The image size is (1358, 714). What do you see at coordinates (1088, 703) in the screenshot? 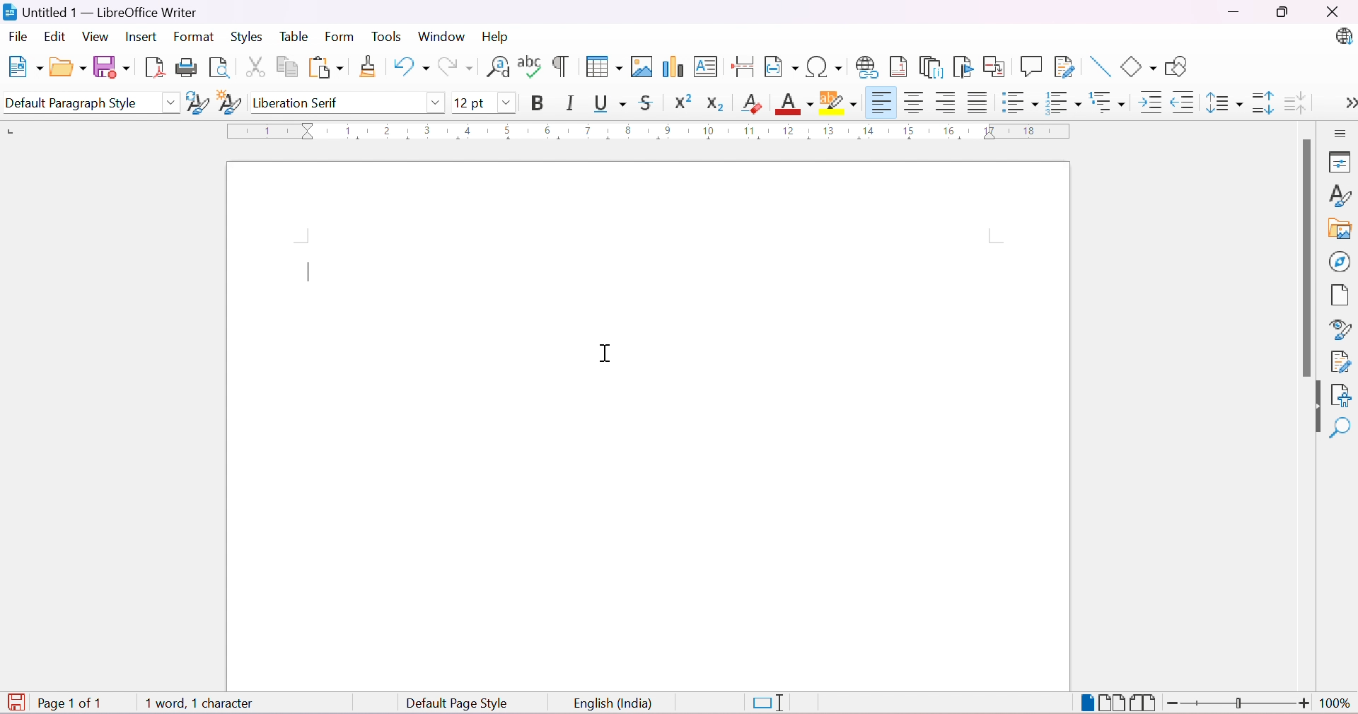
I see `Single-page View` at bounding box center [1088, 703].